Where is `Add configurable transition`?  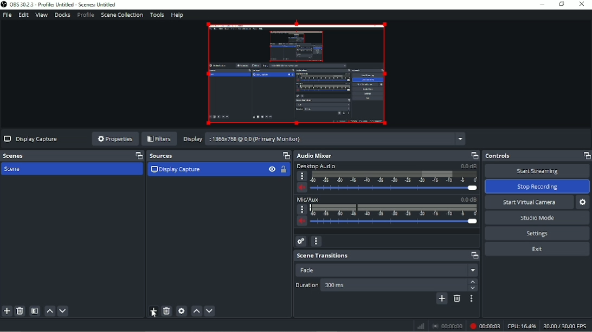
Add configurable transition is located at coordinates (441, 299).